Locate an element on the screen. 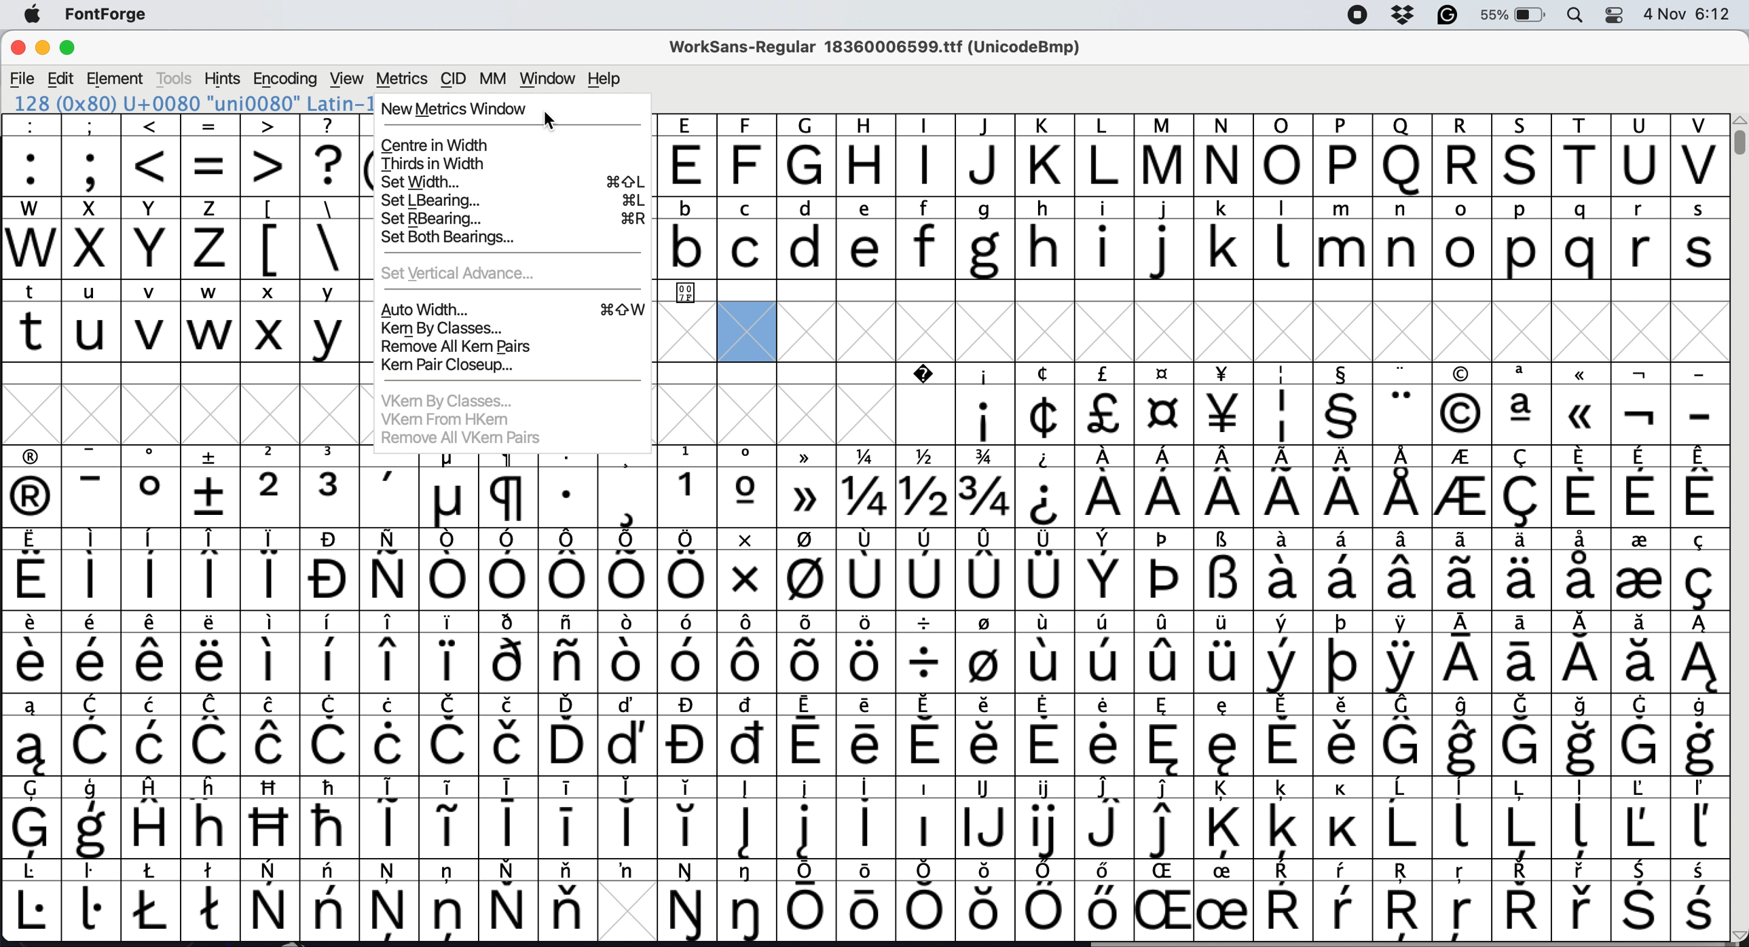 Image resolution: width=1749 pixels, height=947 pixels. 128 (Ox80) U+0080 'uni0Os80” Latin-1 is located at coordinates (192, 105).